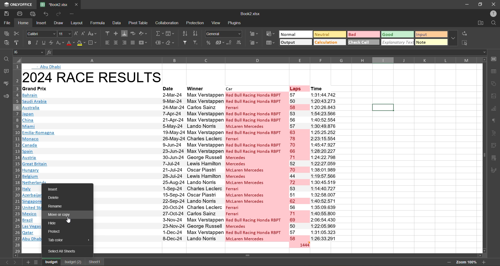  I want to click on pivot table, so click(495, 145).